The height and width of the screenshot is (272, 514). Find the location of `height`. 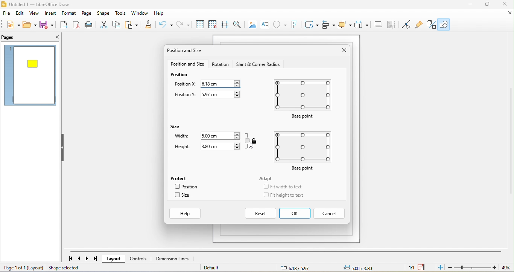

height is located at coordinates (182, 147).